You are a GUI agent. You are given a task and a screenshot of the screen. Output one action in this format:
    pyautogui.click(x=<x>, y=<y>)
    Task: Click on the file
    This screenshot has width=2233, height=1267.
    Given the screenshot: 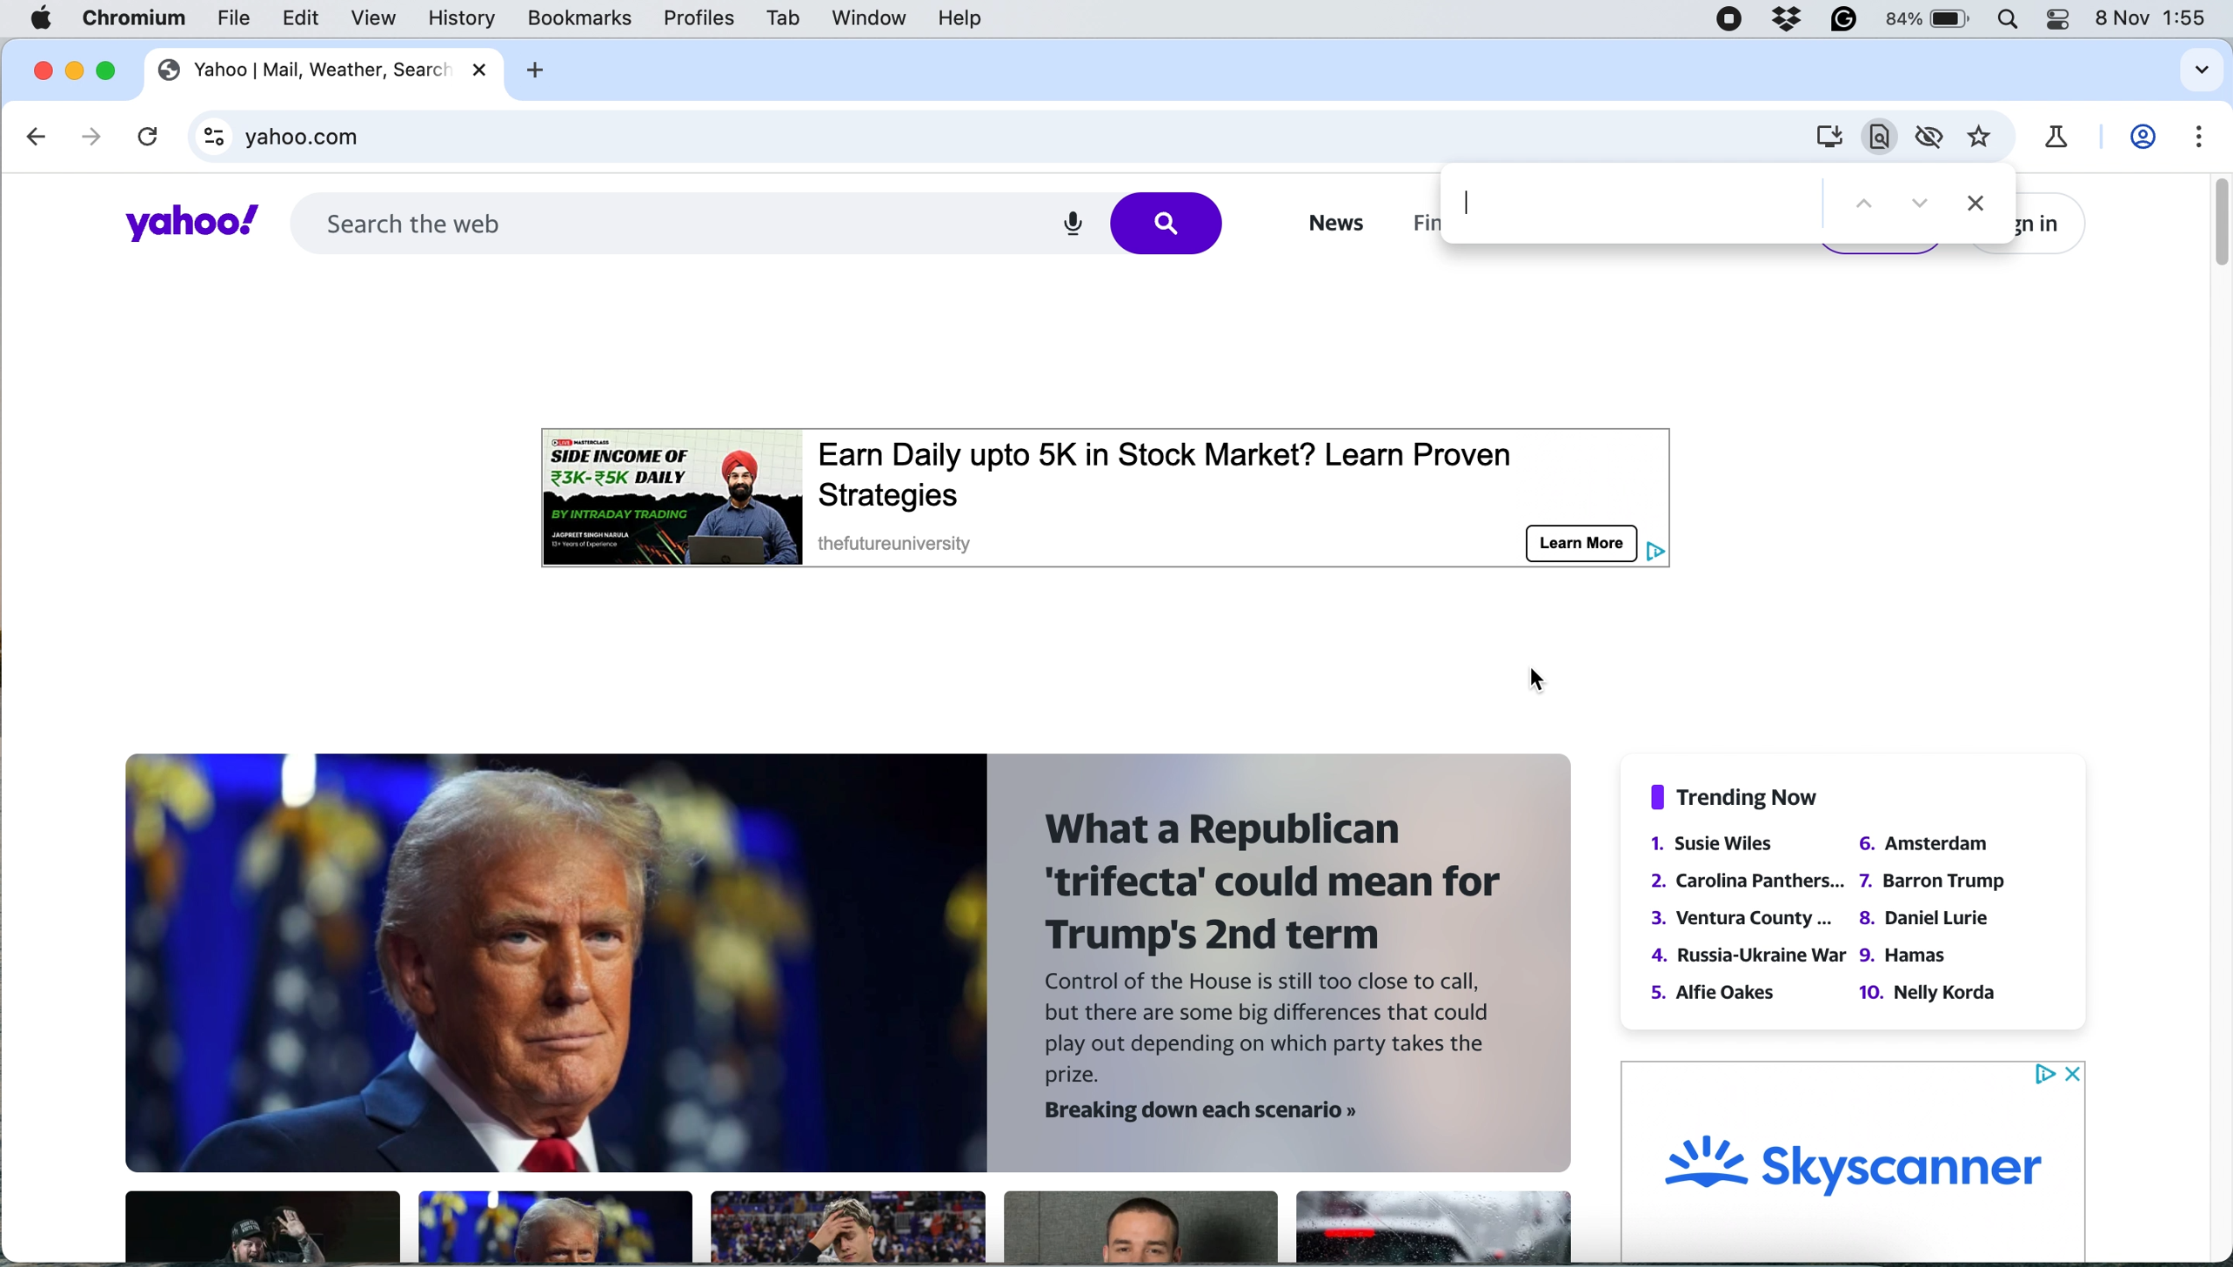 What is the action you would take?
    pyautogui.click(x=237, y=18)
    